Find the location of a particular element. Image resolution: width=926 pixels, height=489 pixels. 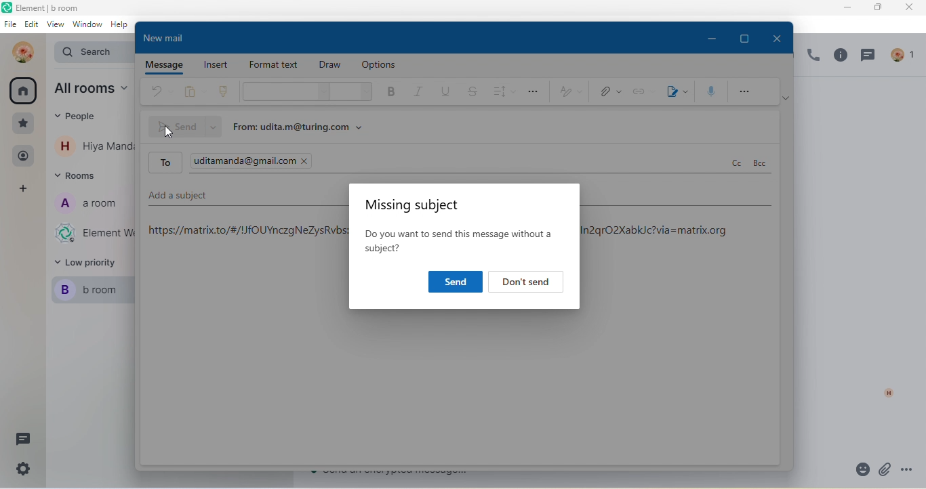

insertion cursor is located at coordinates (170, 135).